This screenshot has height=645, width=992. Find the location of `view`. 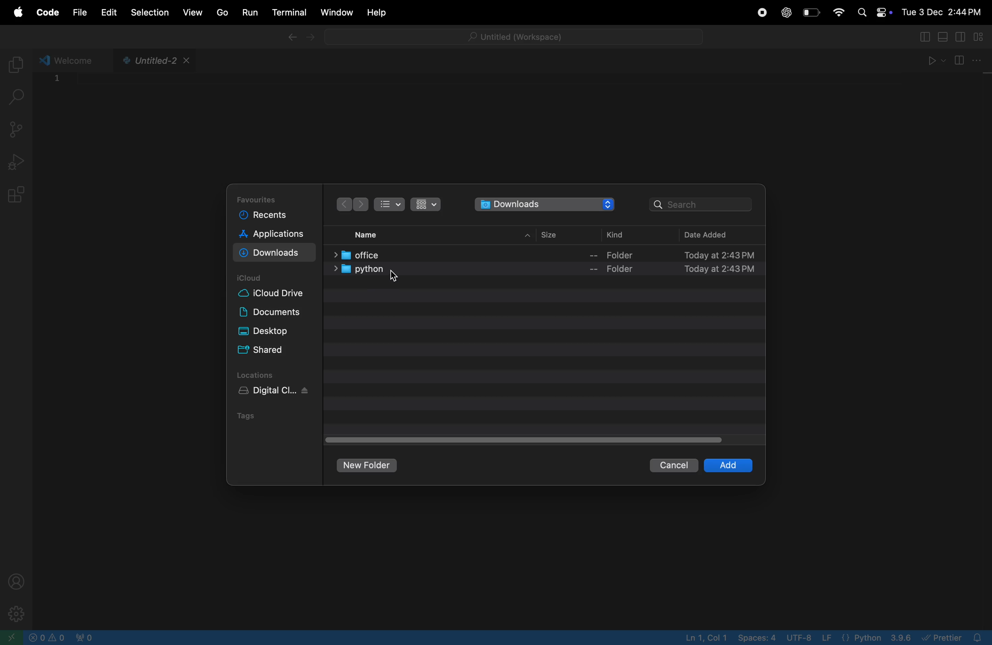

view is located at coordinates (194, 12).